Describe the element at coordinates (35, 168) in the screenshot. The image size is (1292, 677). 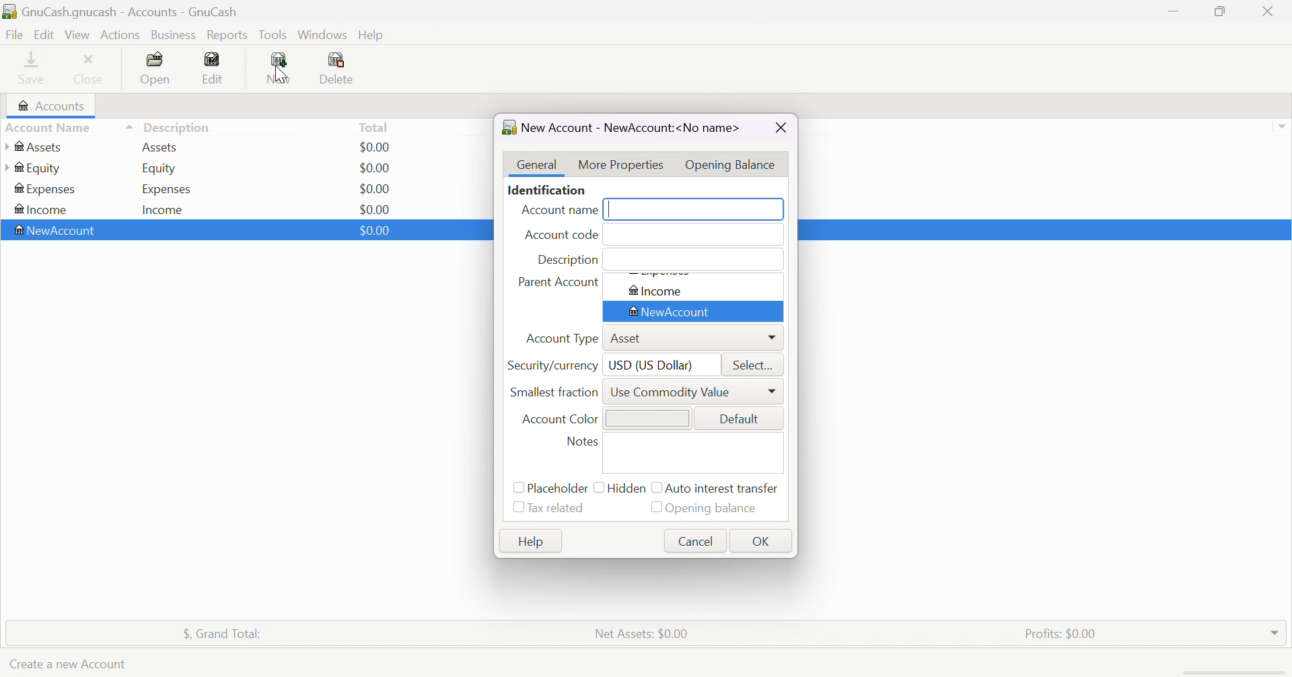
I see `Equity` at that location.